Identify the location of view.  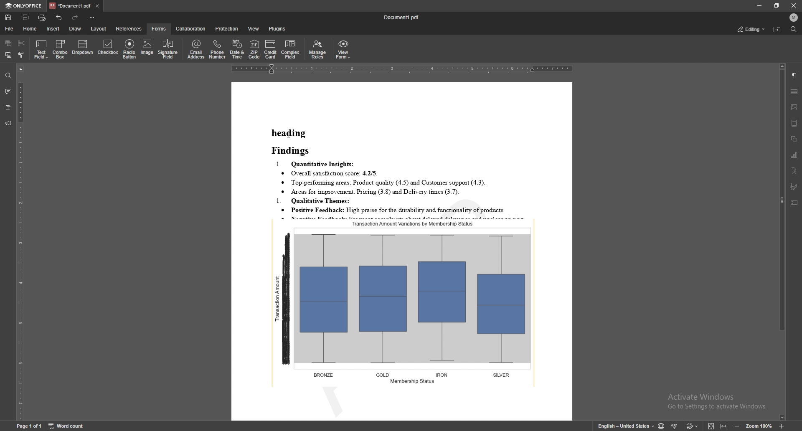
(254, 29).